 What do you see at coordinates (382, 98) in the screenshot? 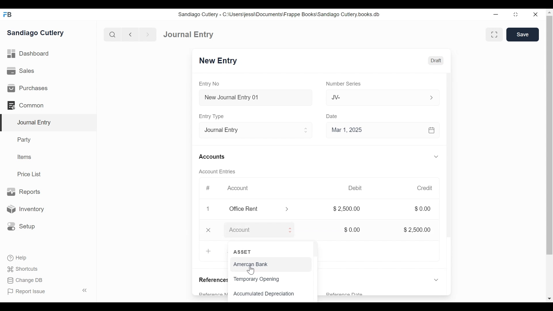
I see `Jv-` at bounding box center [382, 98].